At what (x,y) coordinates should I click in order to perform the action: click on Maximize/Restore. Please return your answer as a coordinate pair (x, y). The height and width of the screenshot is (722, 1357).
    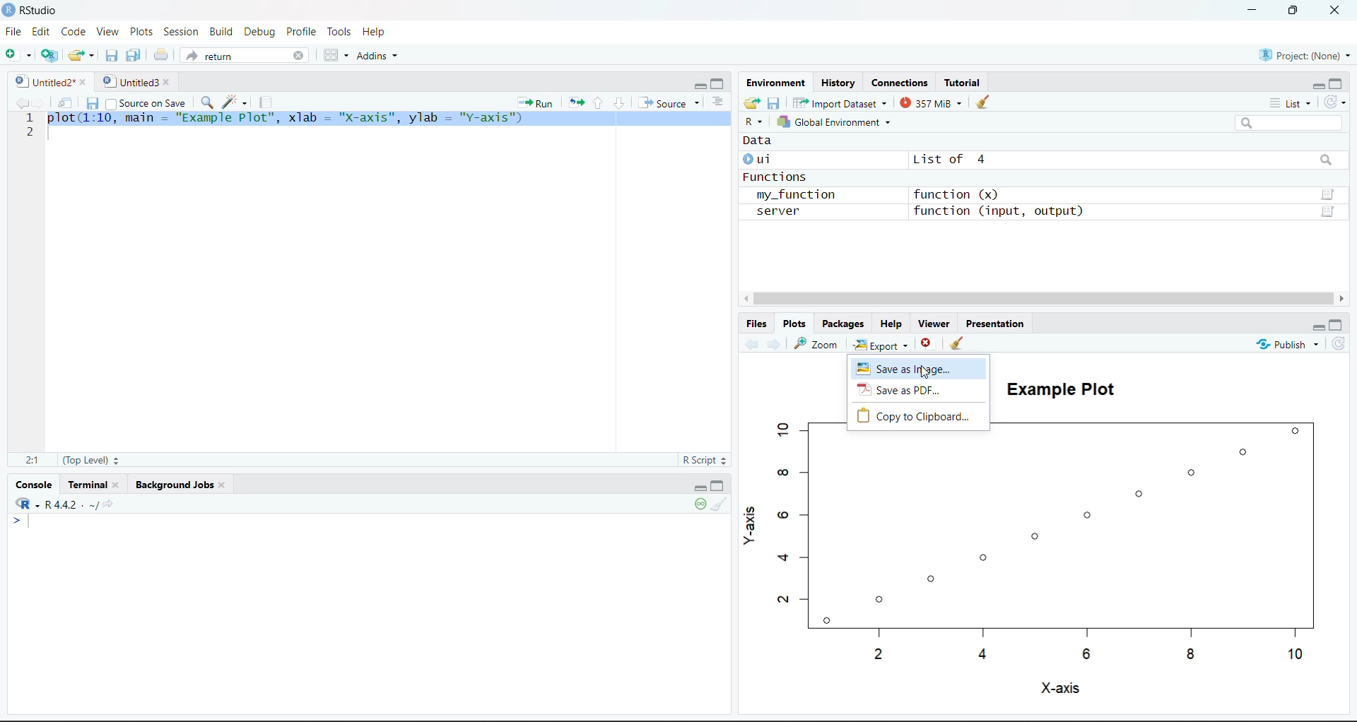
    Looking at the image, I should click on (1338, 325).